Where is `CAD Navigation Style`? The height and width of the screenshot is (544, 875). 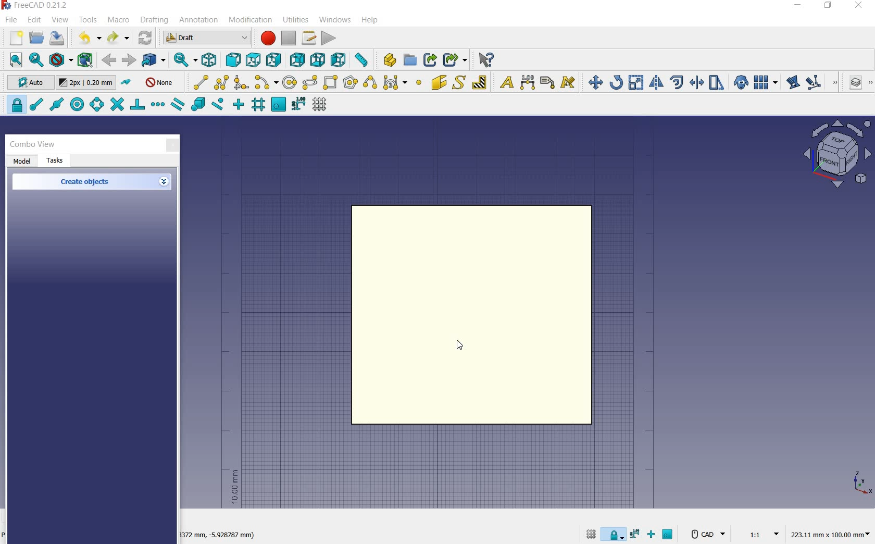 CAD Navigation Style is located at coordinates (707, 534).